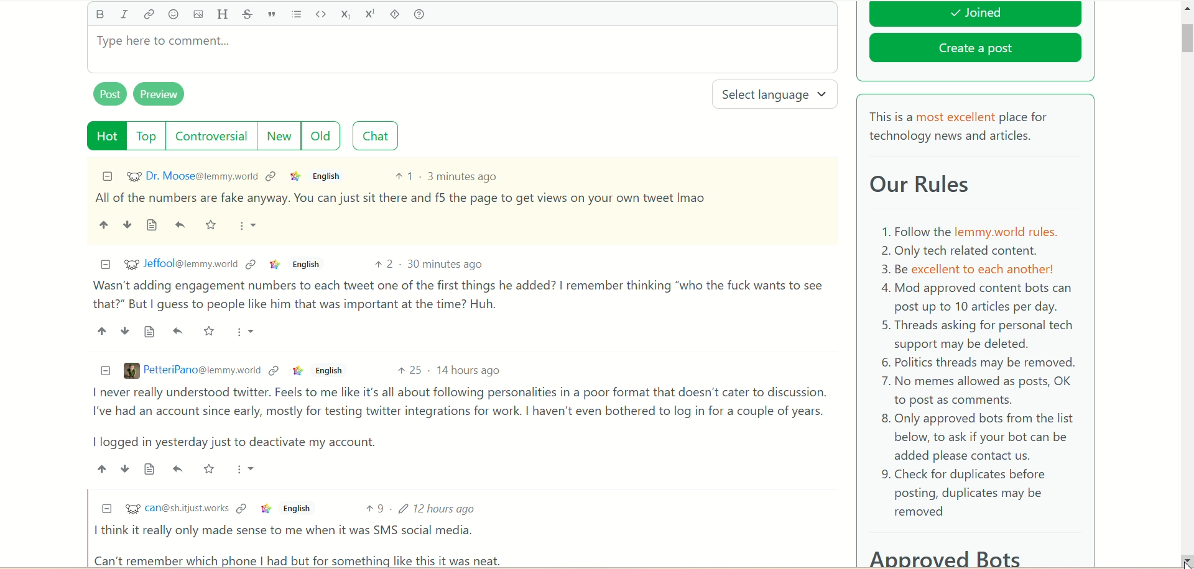 The image size is (1194, 569). Describe the element at coordinates (213, 225) in the screenshot. I see `Starred` at that location.